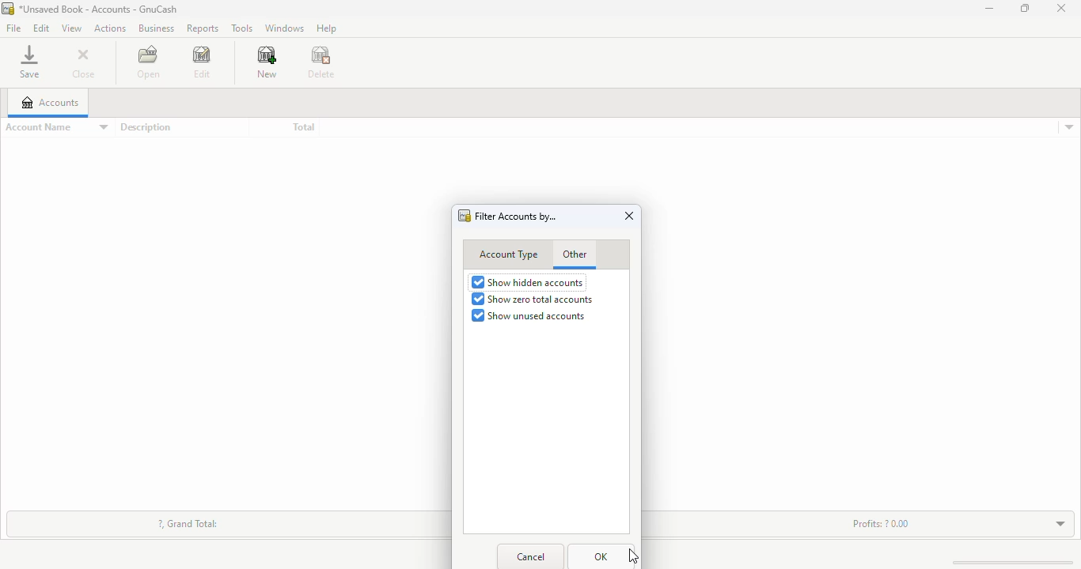 This screenshot has width=1081, height=569. Describe the element at coordinates (529, 315) in the screenshot. I see `show unused accounts` at that location.